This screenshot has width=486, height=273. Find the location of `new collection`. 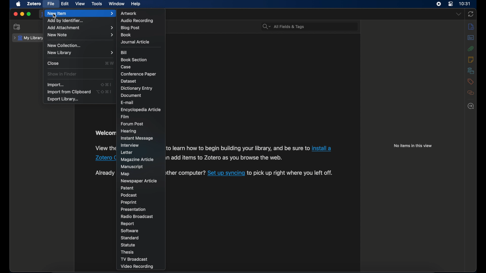

new collection is located at coordinates (64, 45).